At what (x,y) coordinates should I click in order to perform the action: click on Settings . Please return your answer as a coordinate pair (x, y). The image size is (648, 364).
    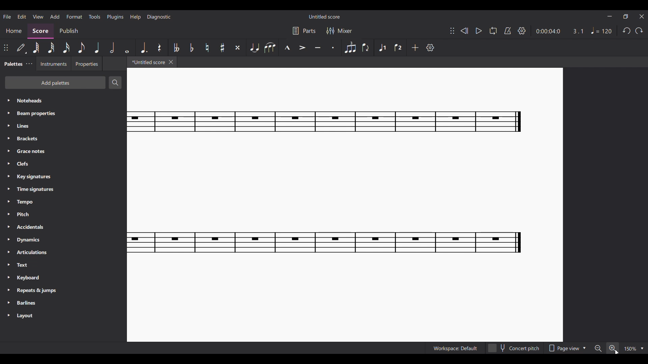
    Looking at the image, I should click on (522, 31).